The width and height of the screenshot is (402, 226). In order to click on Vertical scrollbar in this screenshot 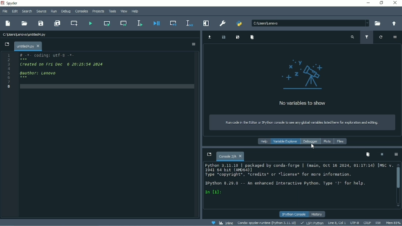, I will do `click(398, 178)`.